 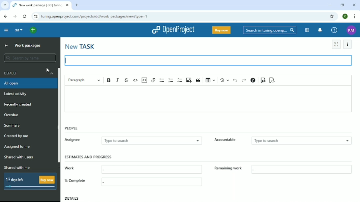 I want to click on Created by me, so click(x=16, y=136).